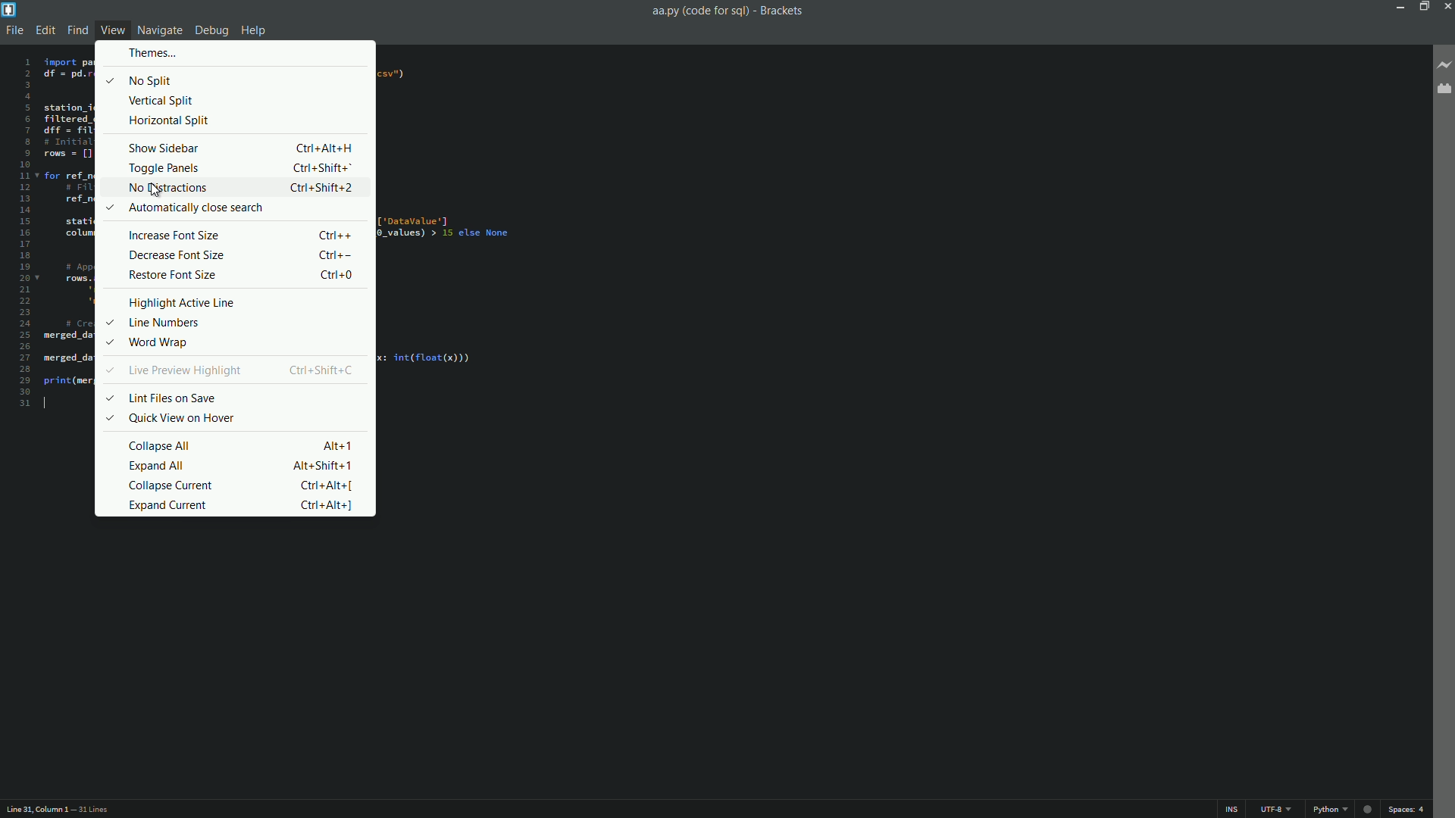 The width and height of the screenshot is (1455, 818). Describe the element at coordinates (1442, 62) in the screenshot. I see `live preview` at that location.